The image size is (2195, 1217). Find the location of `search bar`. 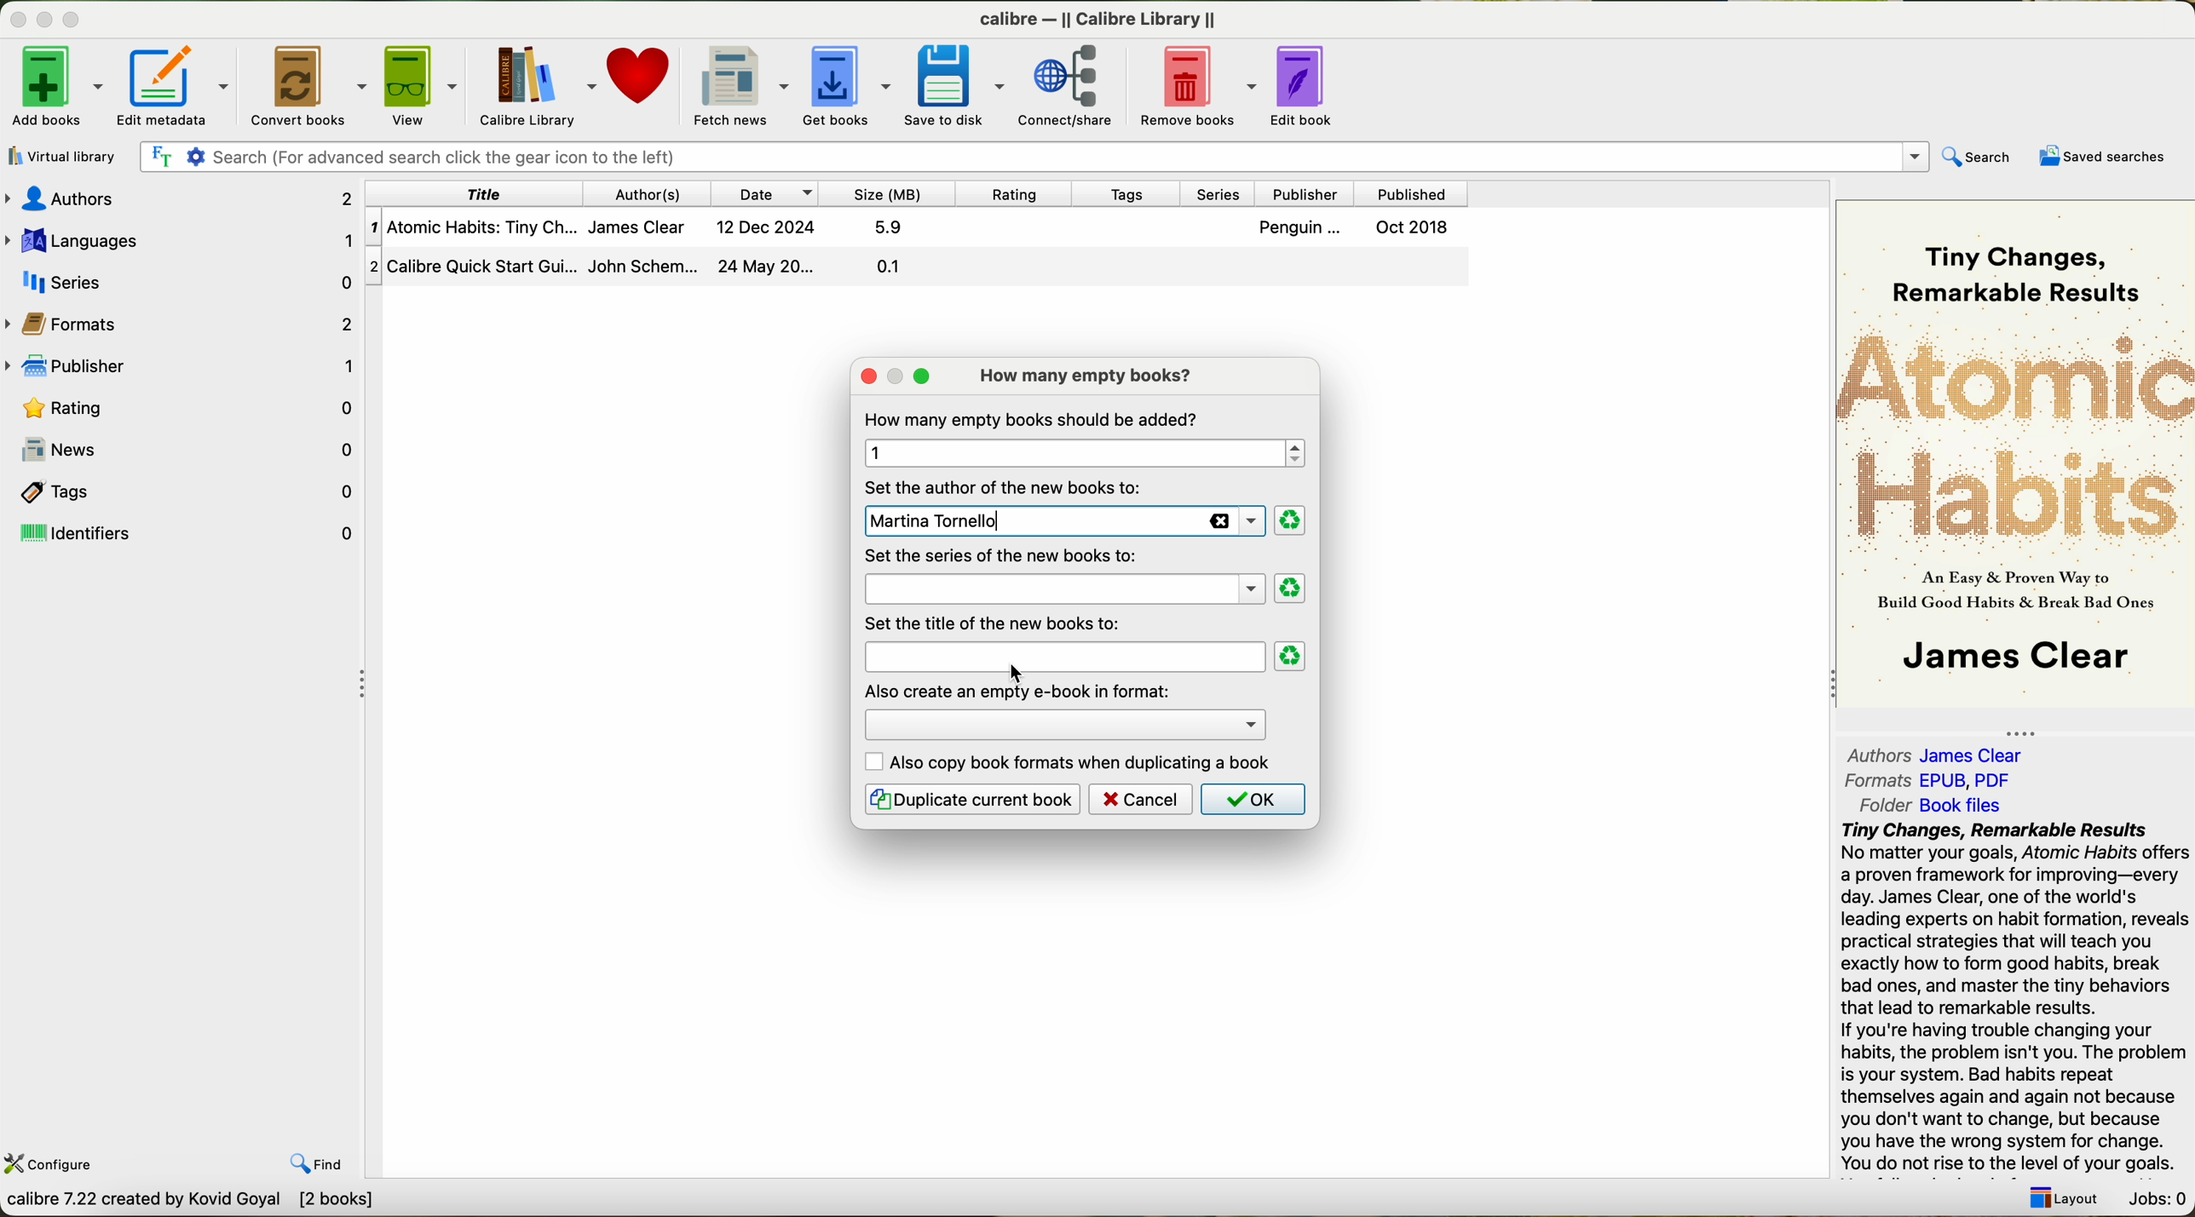

search bar is located at coordinates (1039, 157).